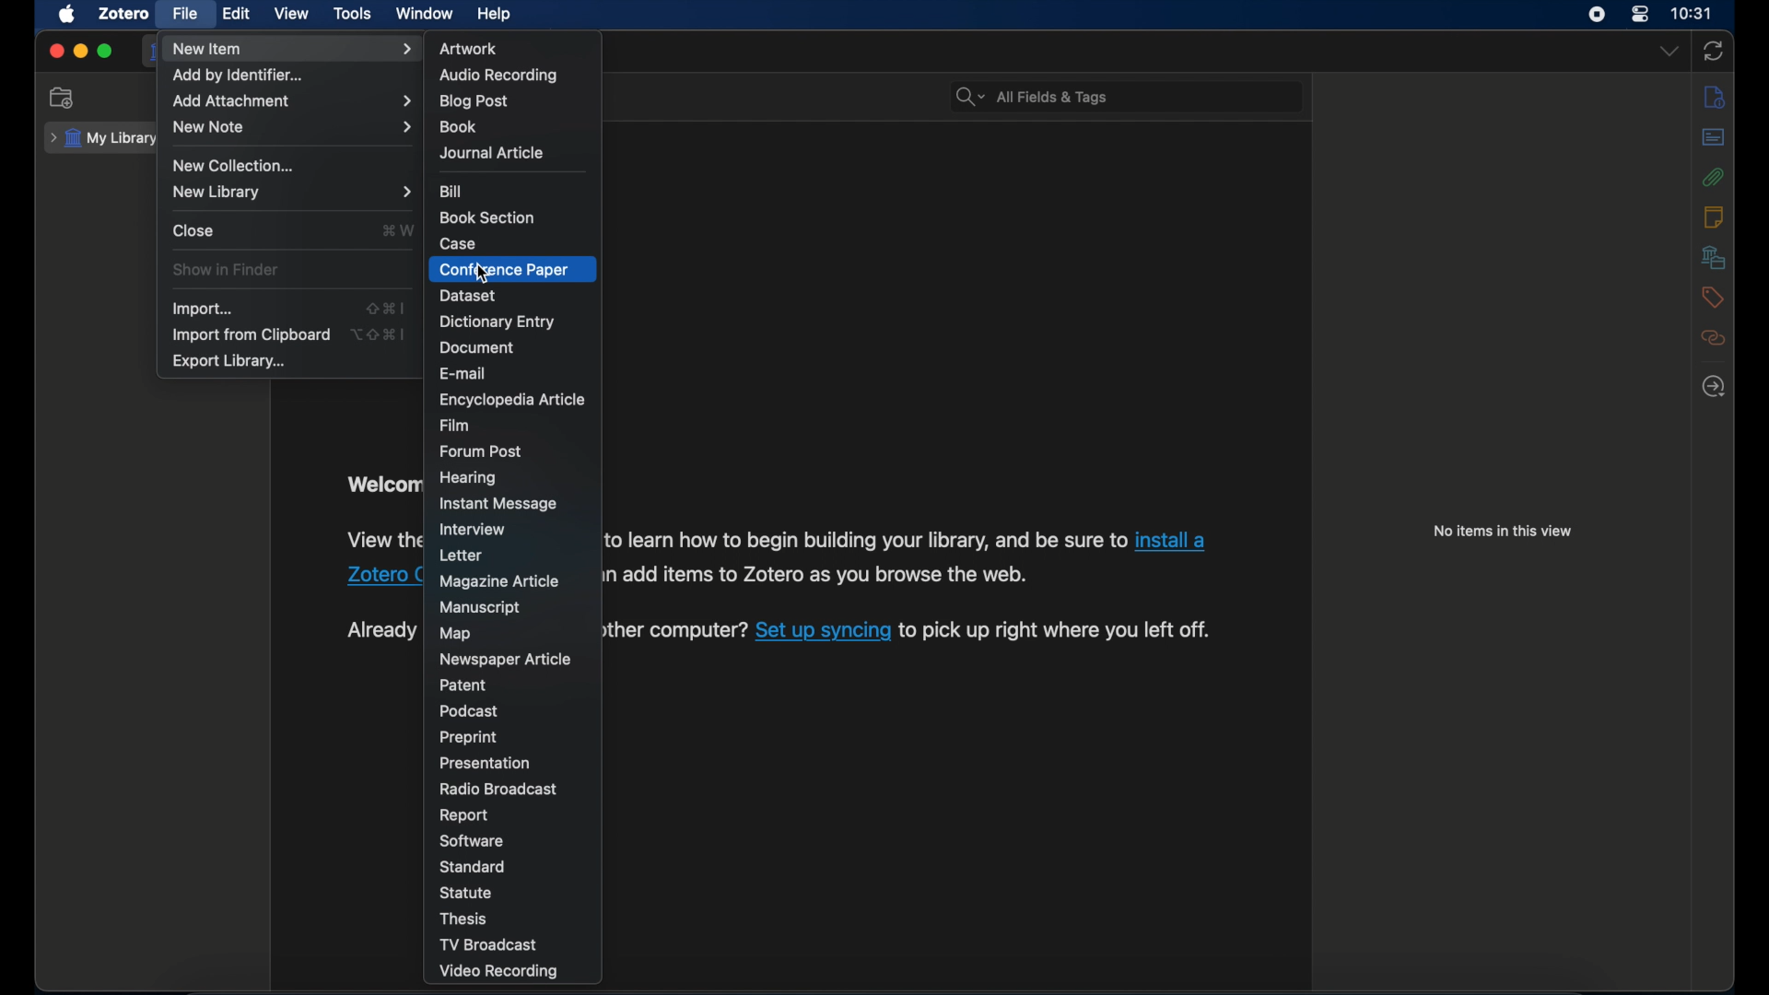 Image resolution: width=1769 pixels, height=995 pixels. What do you see at coordinates (471, 530) in the screenshot?
I see `interview` at bounding box center [471, 530].